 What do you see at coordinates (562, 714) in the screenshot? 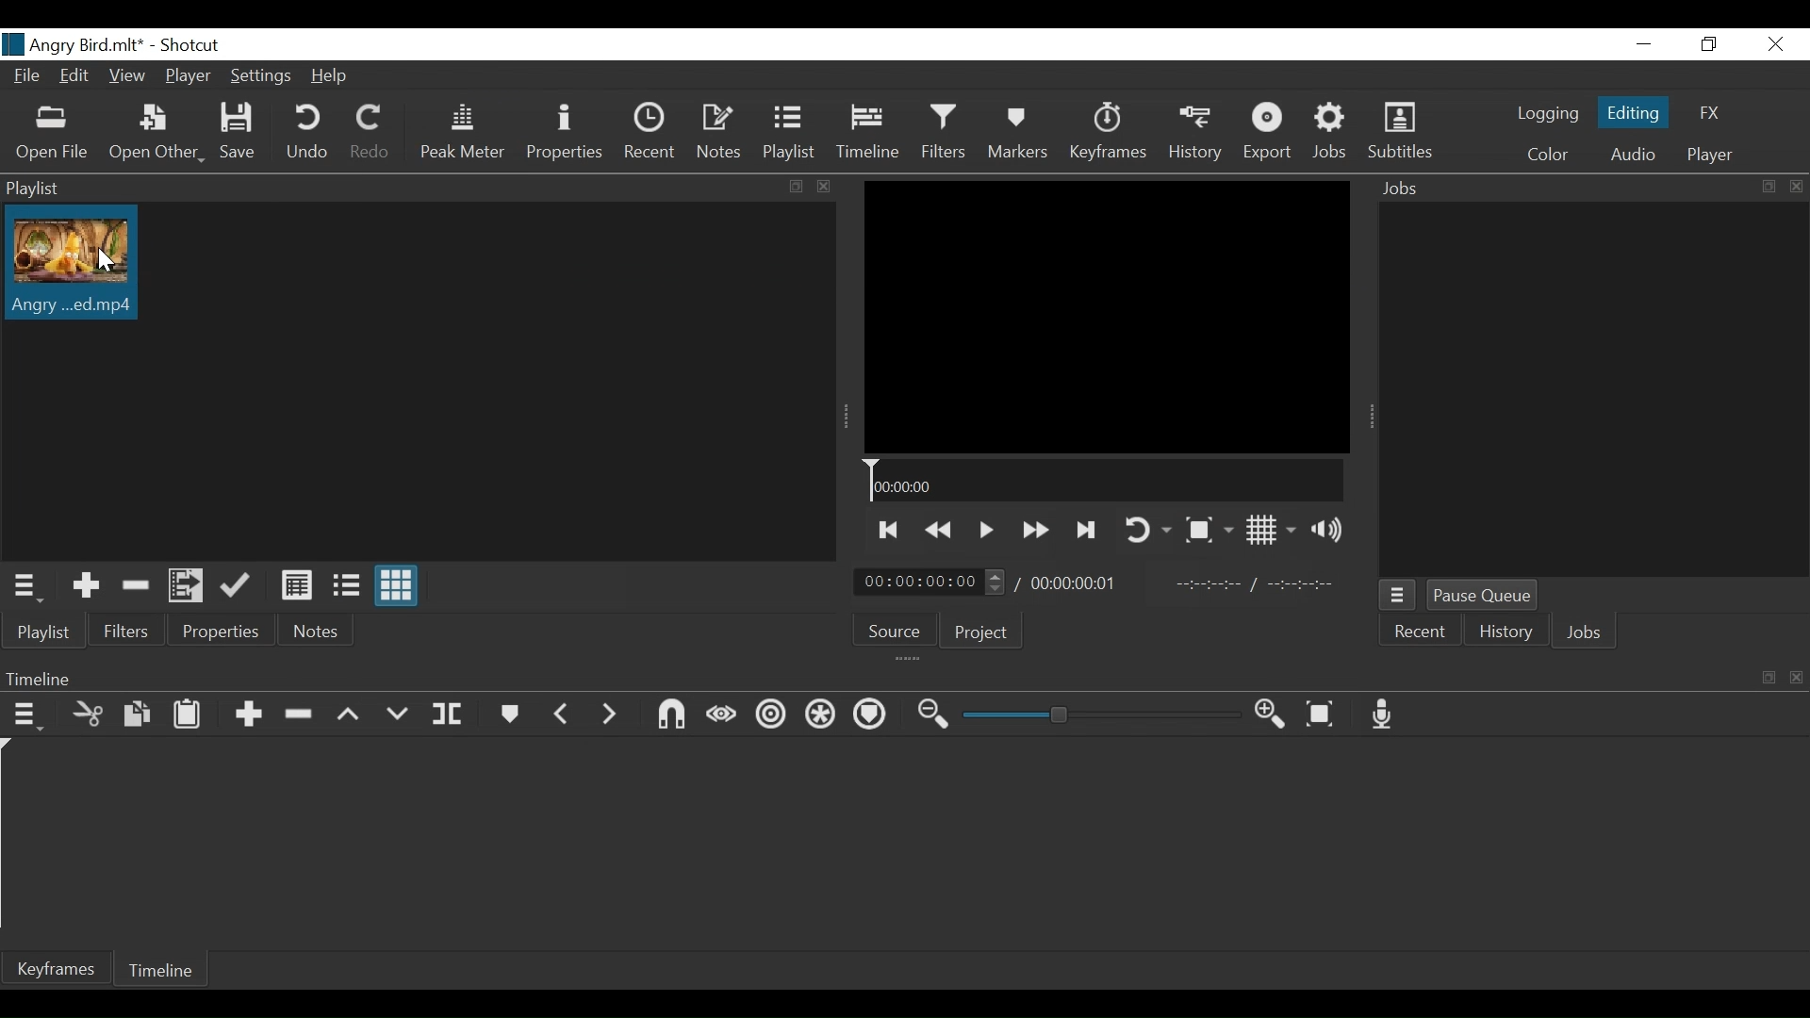
I see `Previous marker` at bounding box center [562, 714].